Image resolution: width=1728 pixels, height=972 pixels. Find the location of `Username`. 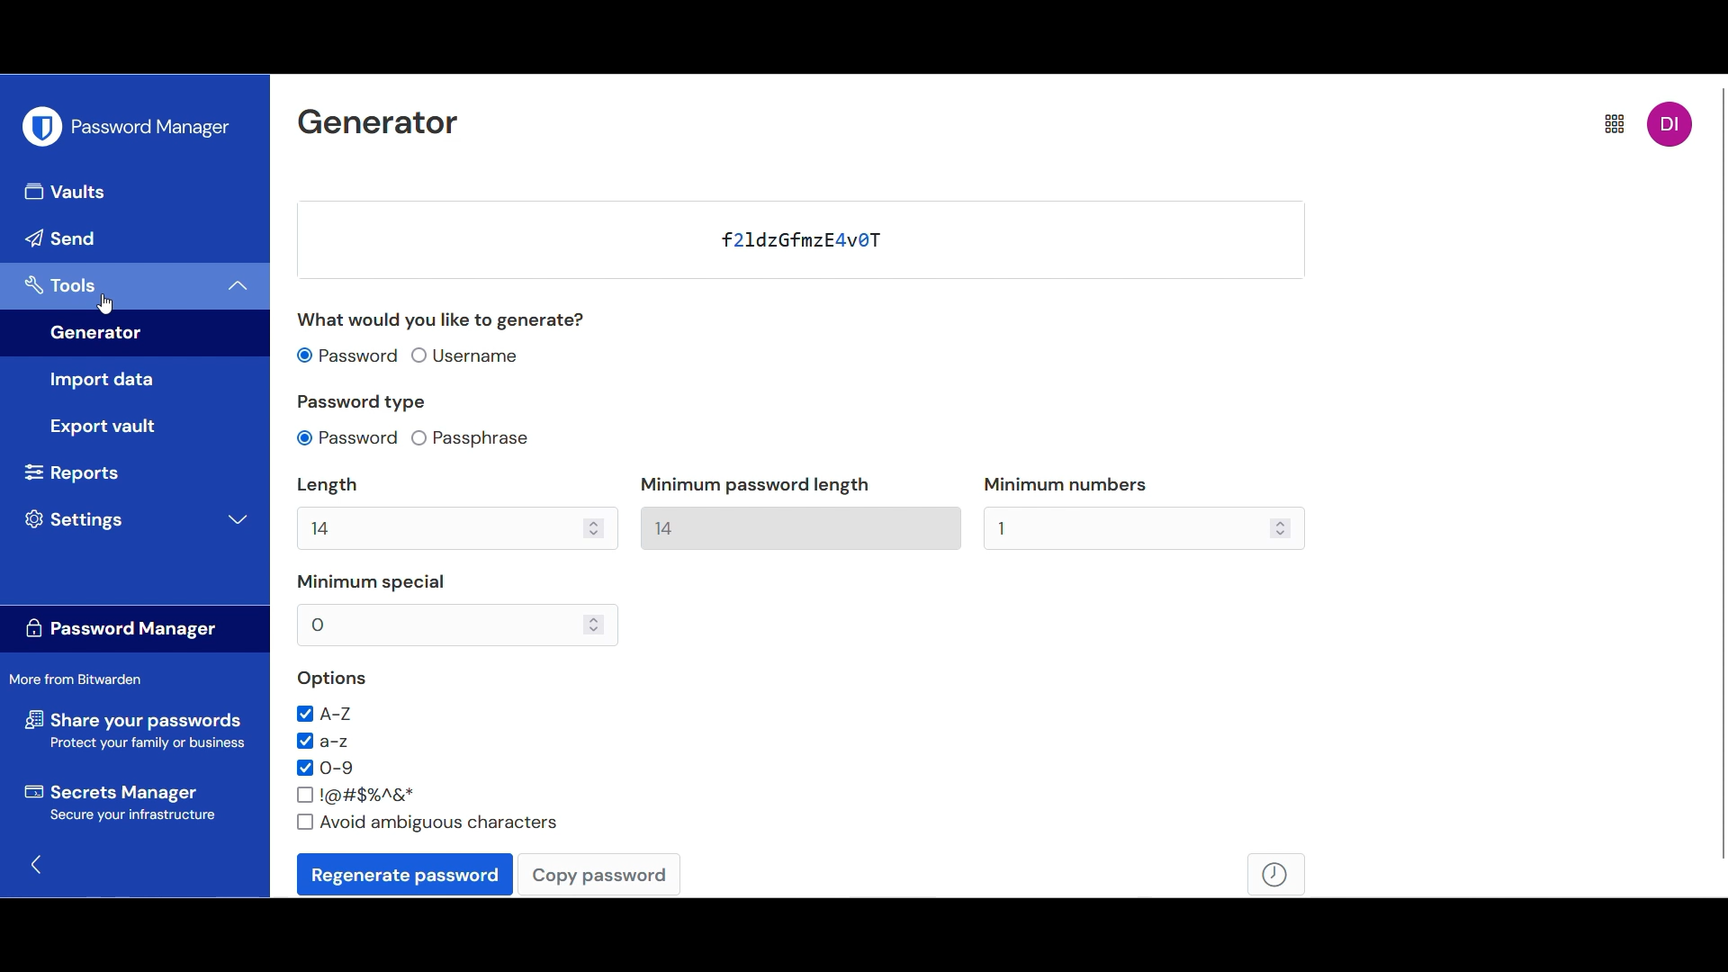

Username is located at coordinates (467, 355).